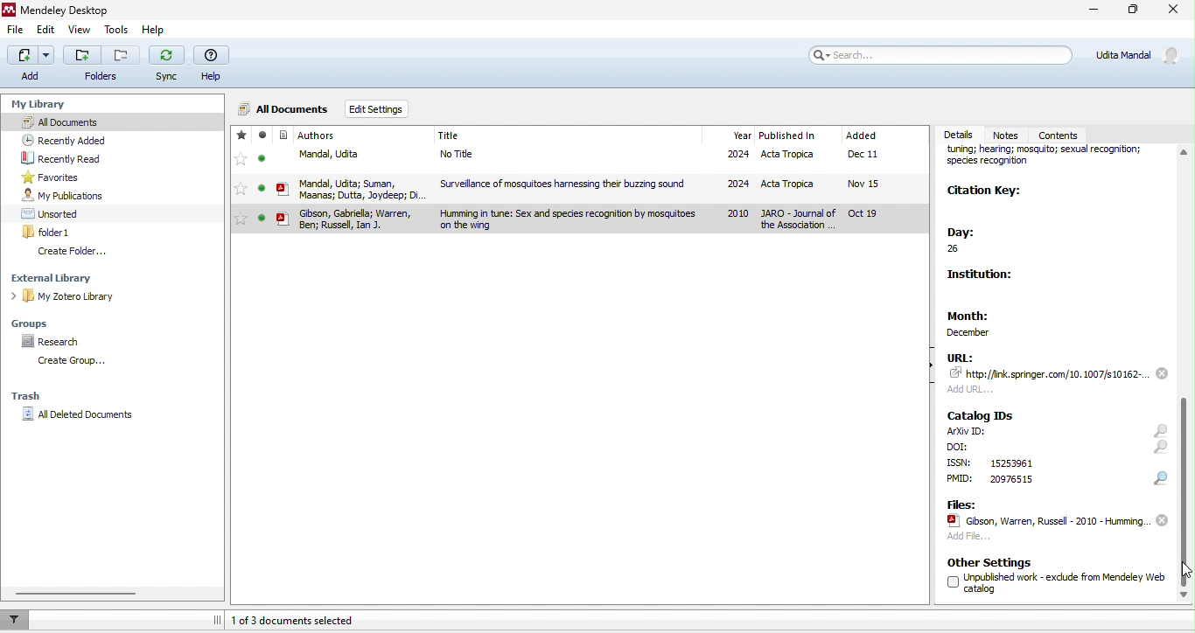 This screenshot has width=1195, height=633. What do you see at coordinates (16, 32) in the screenshot?
I see `file` at bounding box center [16, 32].